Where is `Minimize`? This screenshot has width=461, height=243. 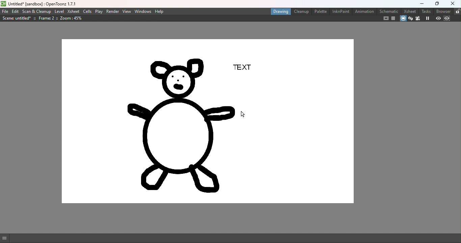
Minimize is located at coordinates (422, 3).